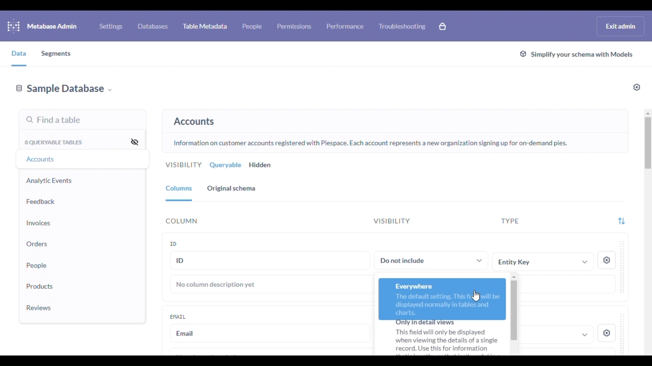  Describe the element at coordinates (41, 286) in the screenshot. I see `products` at that location.